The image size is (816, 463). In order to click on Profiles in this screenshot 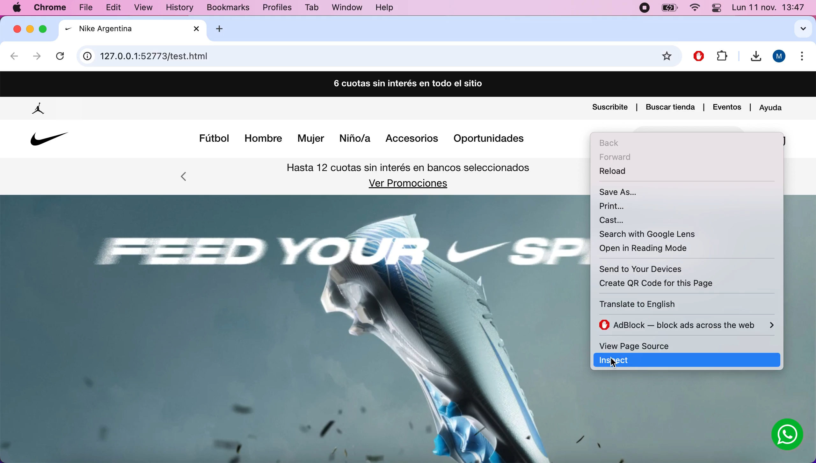, I will do `click(277, 8)`.